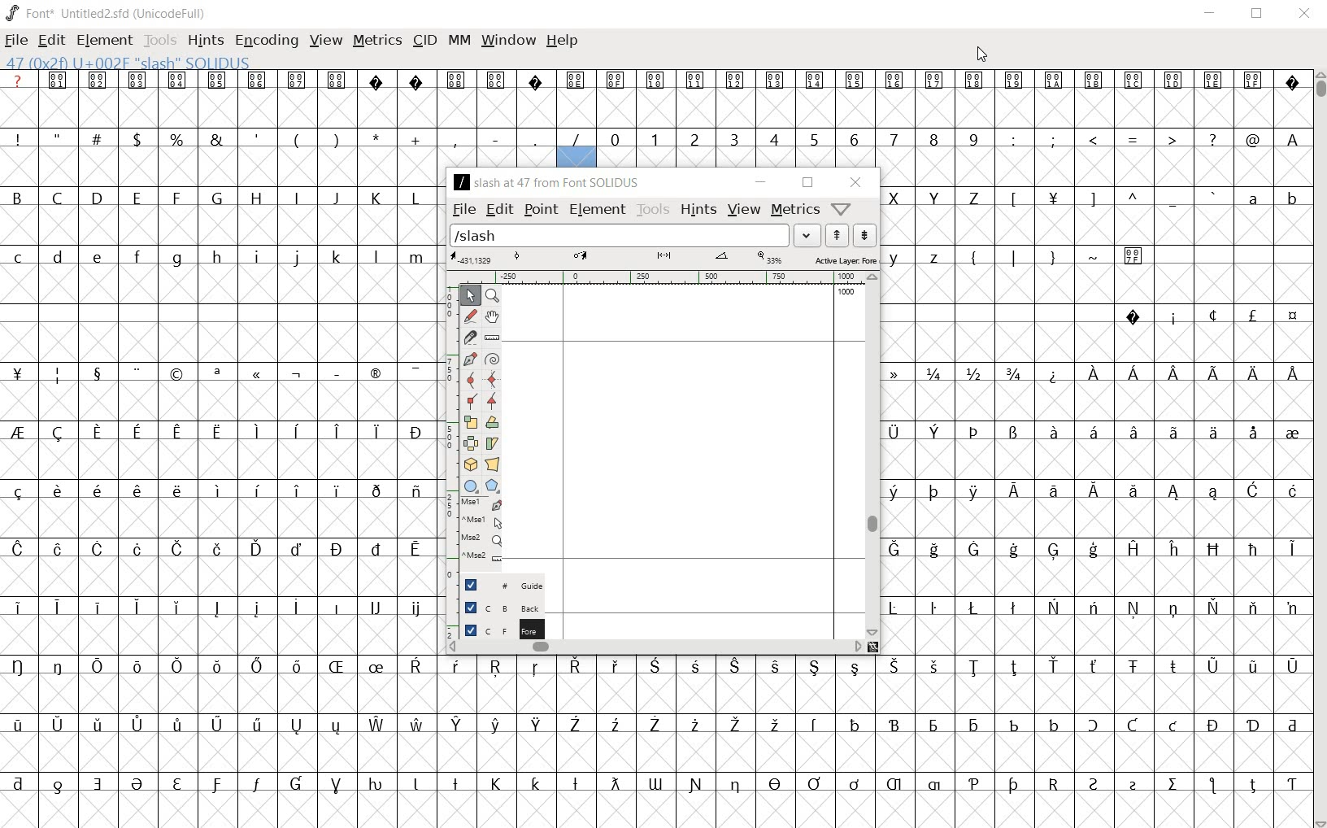 The image size is (1327, 828). Describe the element at coordinates (982, 373) in the screenshot. I see `fractions` at that location.